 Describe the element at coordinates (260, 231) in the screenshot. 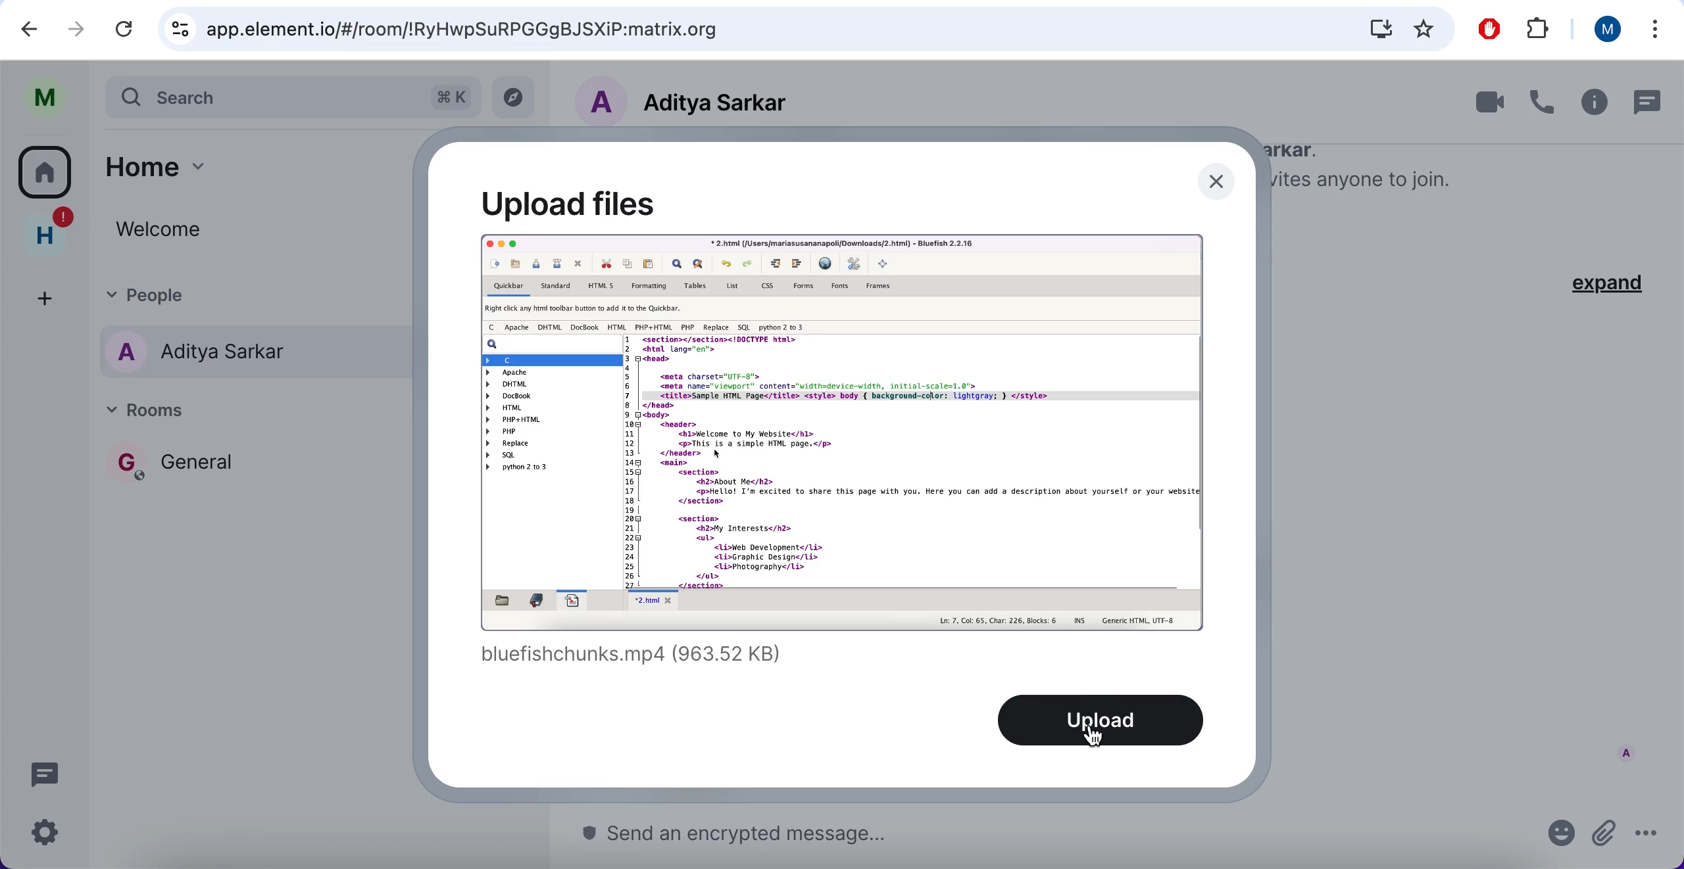

I see `welcome` at that location.